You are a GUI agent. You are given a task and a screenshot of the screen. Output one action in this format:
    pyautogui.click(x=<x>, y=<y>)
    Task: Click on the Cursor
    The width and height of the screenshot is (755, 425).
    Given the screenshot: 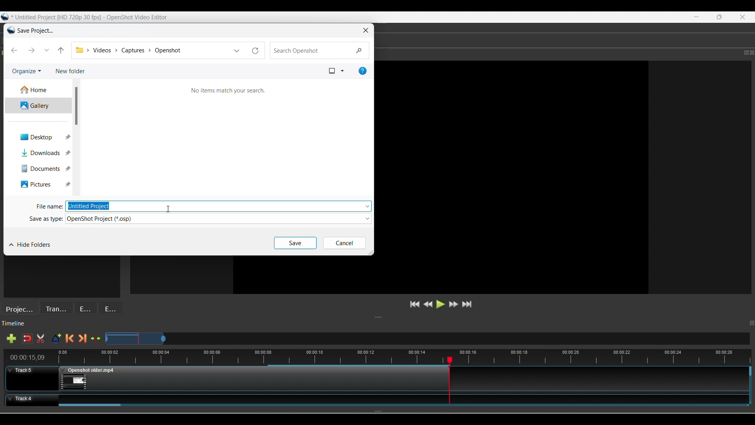 What is the action you would take?
    pyautogui.click(x=169, y=209)
    